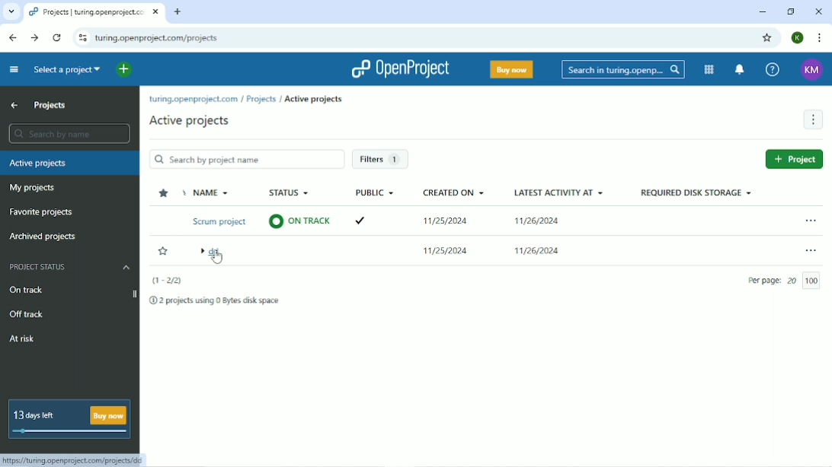 This screenshot has width=832, height=467. I want to click on https://turing.openproject.com/projects/dd, so click(73, 459).